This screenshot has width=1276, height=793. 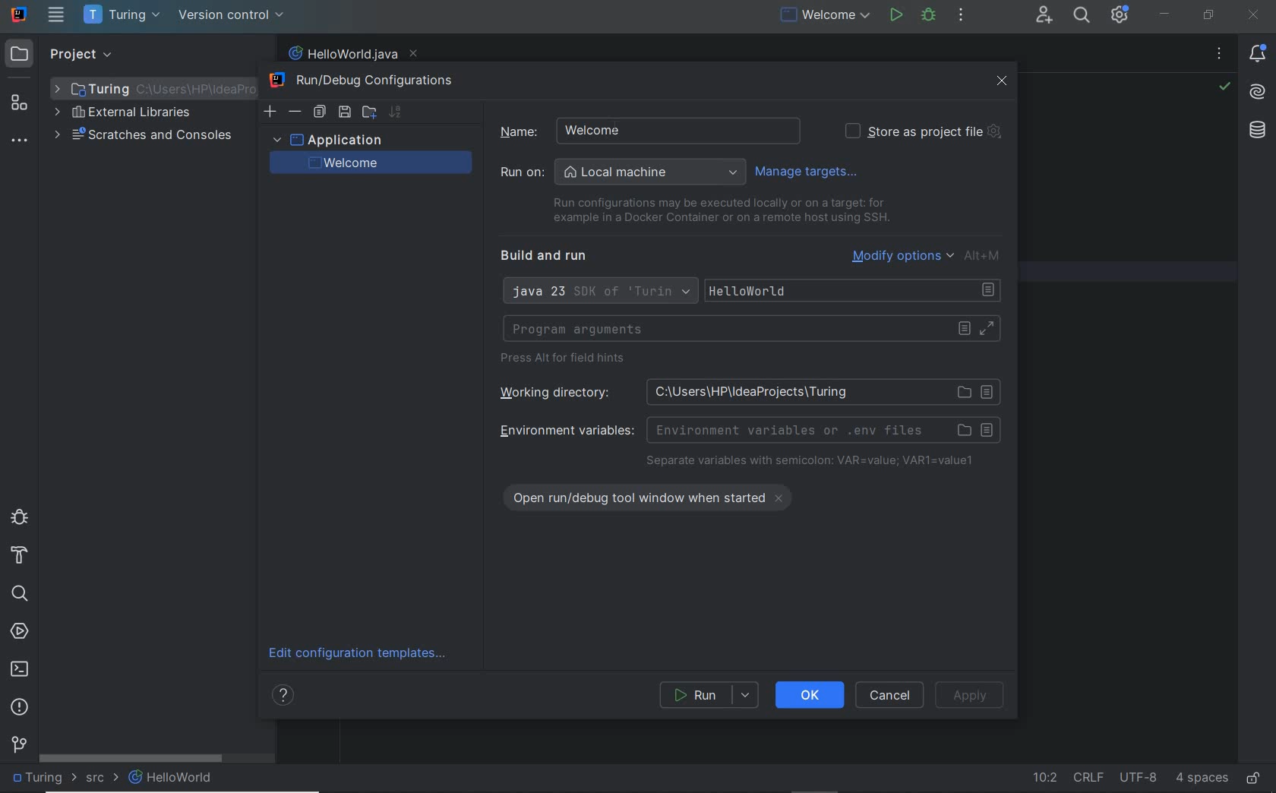 What do you see at coordinates (144, 137) in the screenshot?
I see `scratches and consoles` at bounding box center [144, 137].